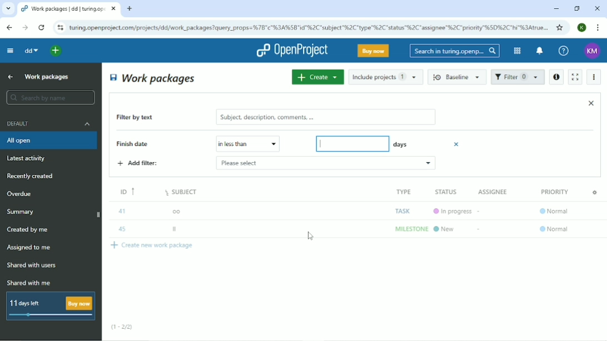 Image resolution: width=607 pixels, height=341 pixels. What do you see at coordinates (449, 192) in the screenshot?
I see `STATUS` at bounding box center [449, 192].